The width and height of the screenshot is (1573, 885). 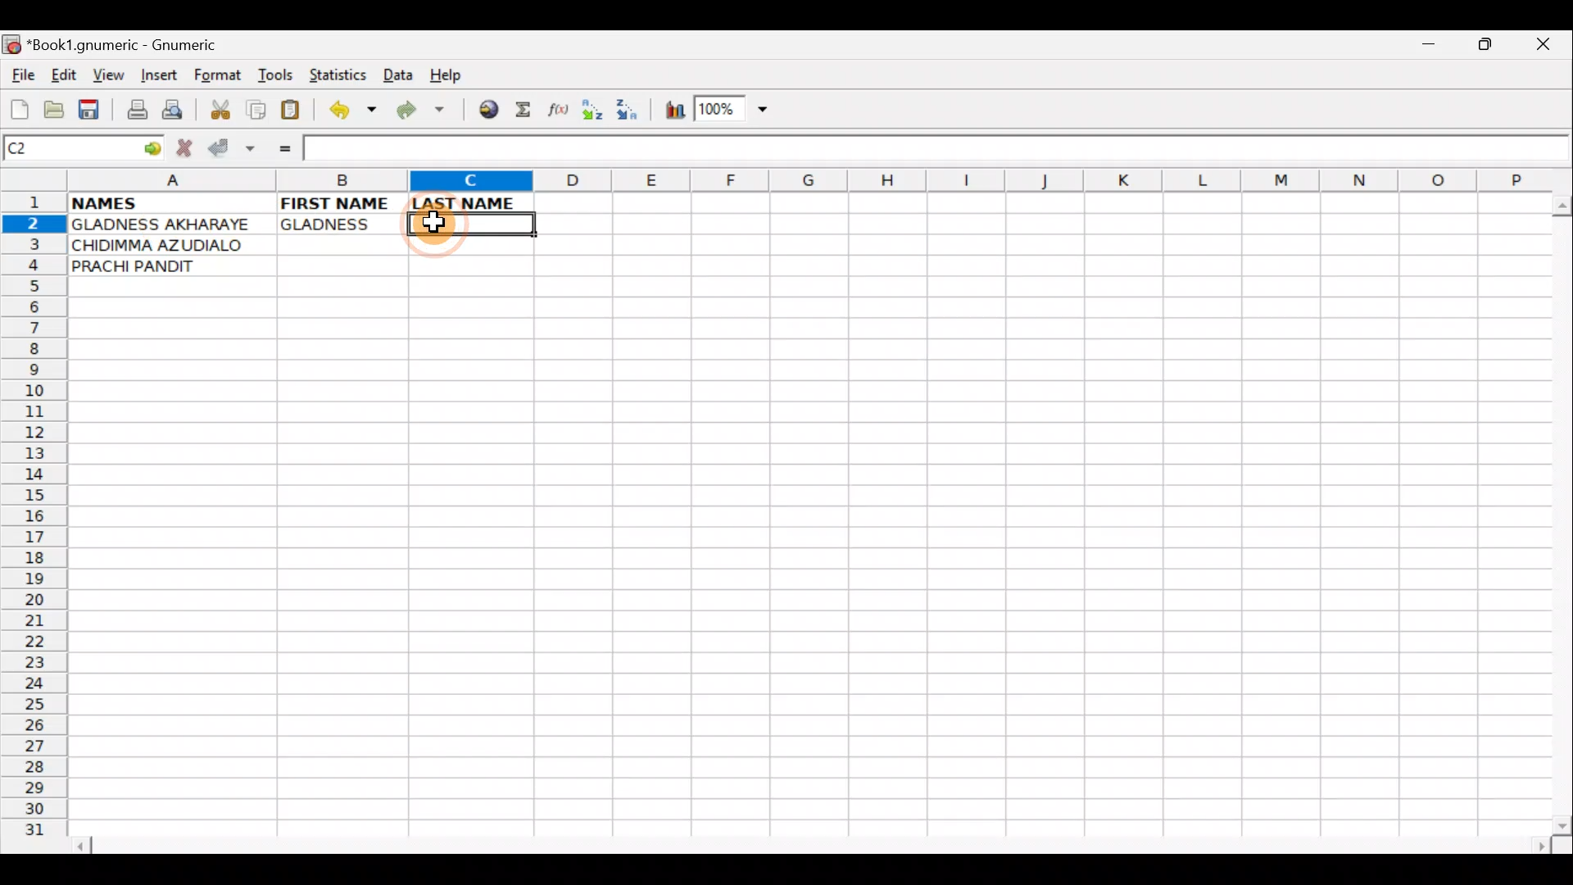 I want to click on Sort Descending order, so click(x=632, y=114).